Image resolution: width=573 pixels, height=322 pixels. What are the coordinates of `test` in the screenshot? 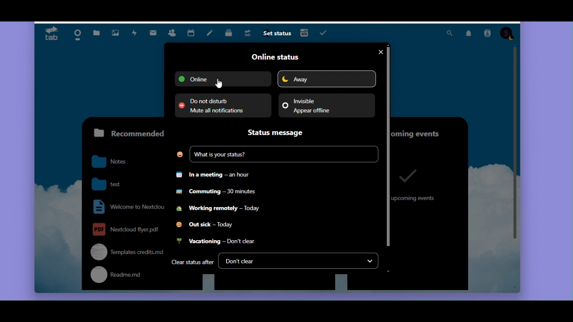 It's located at (116, 183).